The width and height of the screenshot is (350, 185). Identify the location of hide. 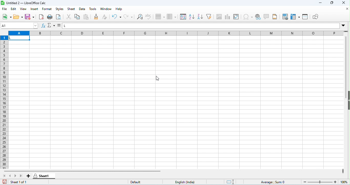
(348, 100).